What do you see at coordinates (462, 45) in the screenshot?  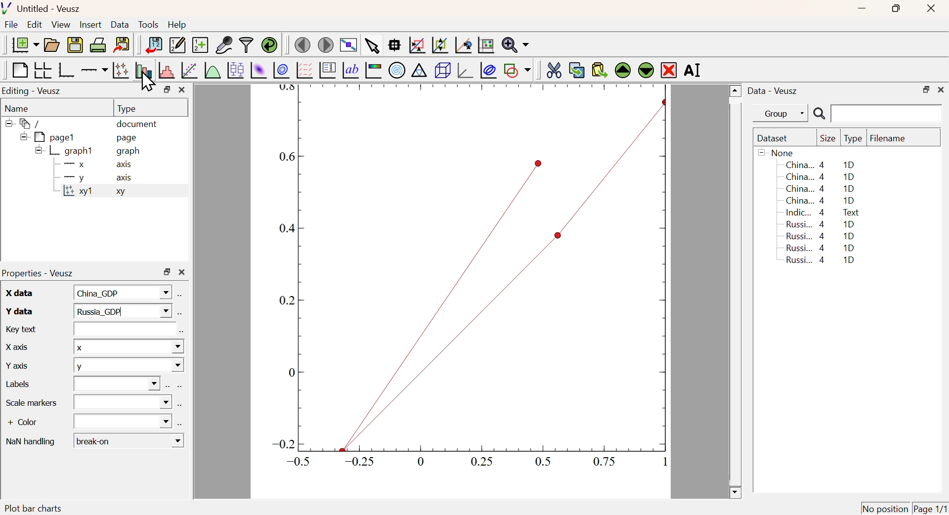 I see `Click to reset graph axes` at bounding box center [462, 45].